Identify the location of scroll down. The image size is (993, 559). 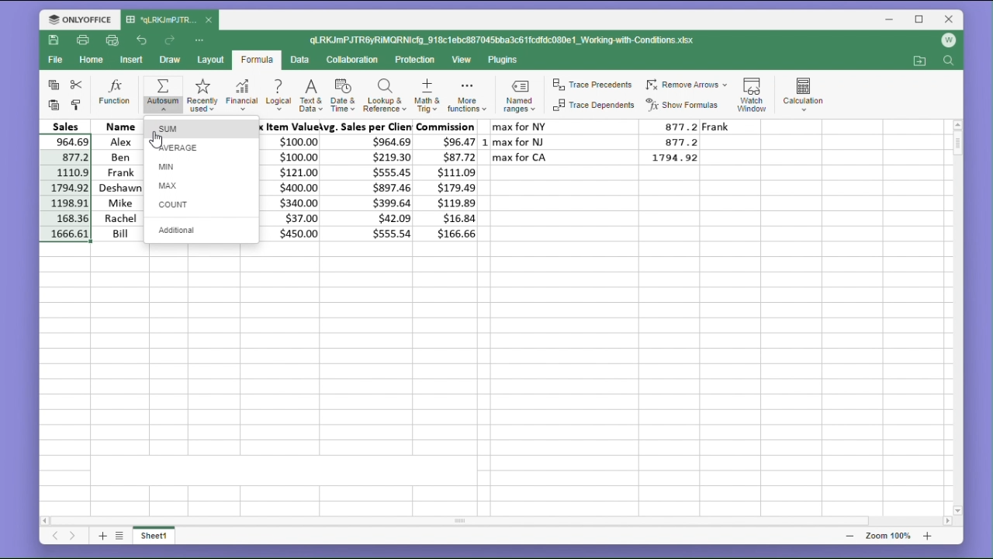
(958, 510).